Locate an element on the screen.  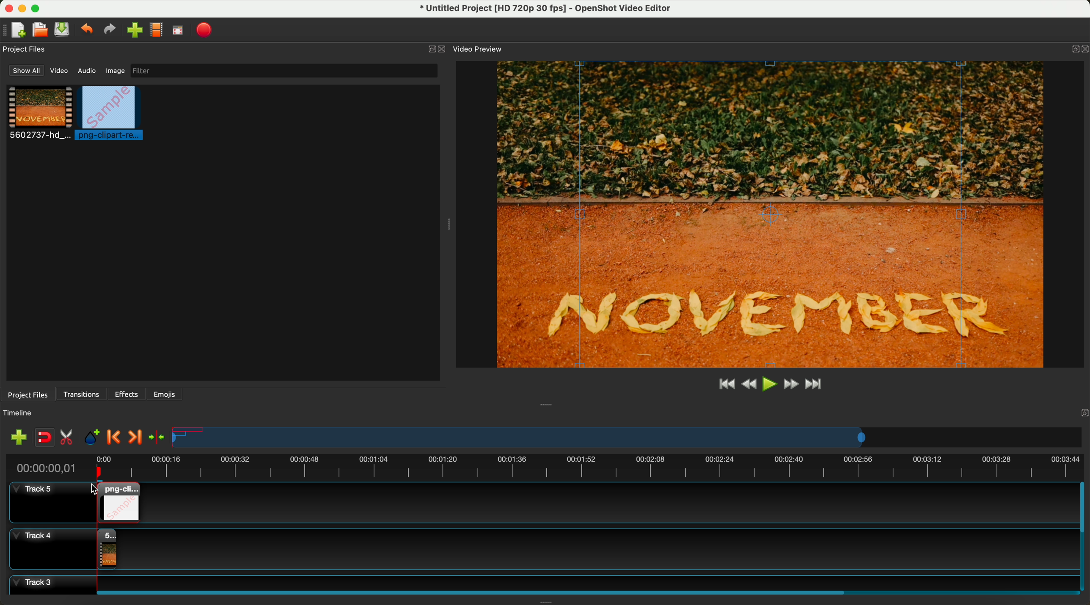
disable snapping is located at coordinates (45, 438).